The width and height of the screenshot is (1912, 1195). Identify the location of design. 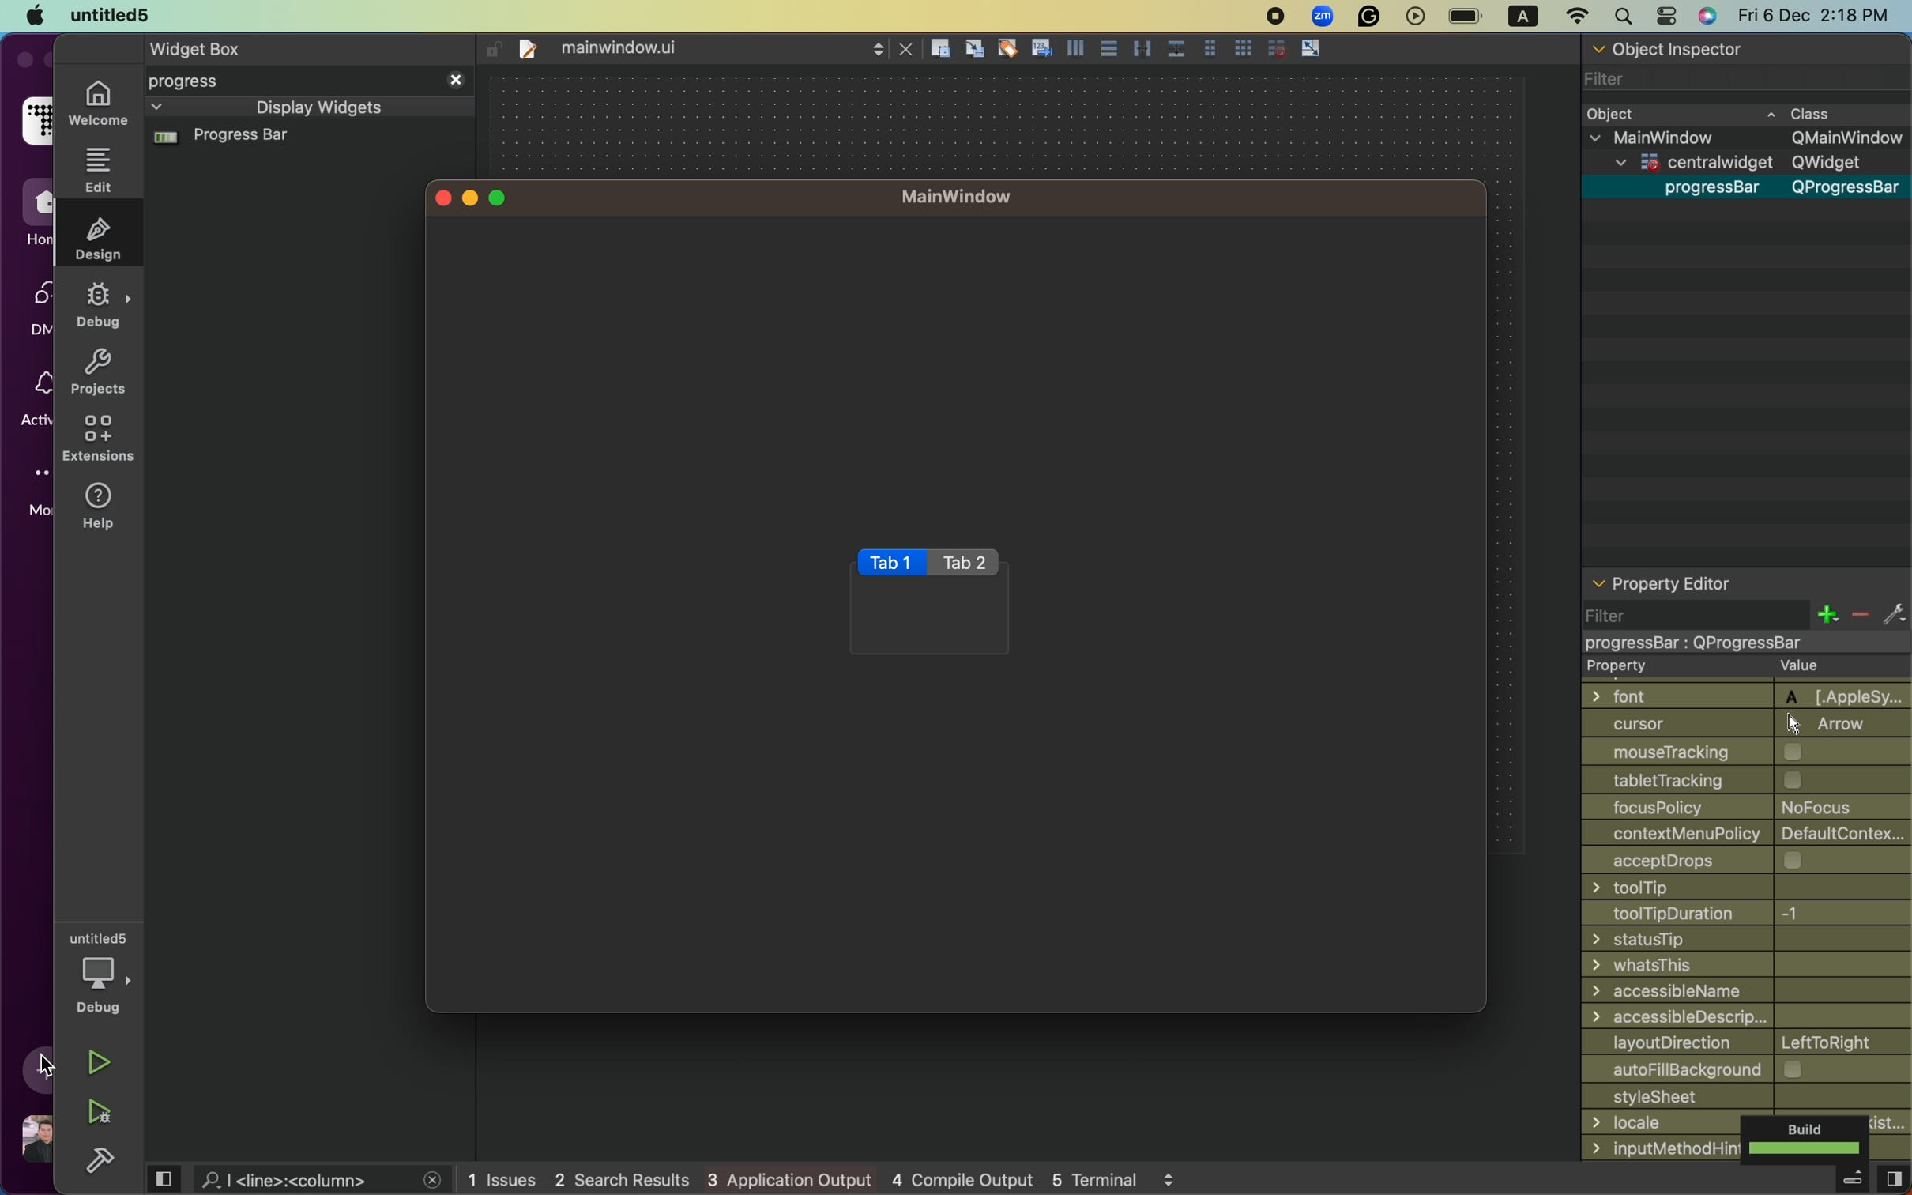
(100, 237).